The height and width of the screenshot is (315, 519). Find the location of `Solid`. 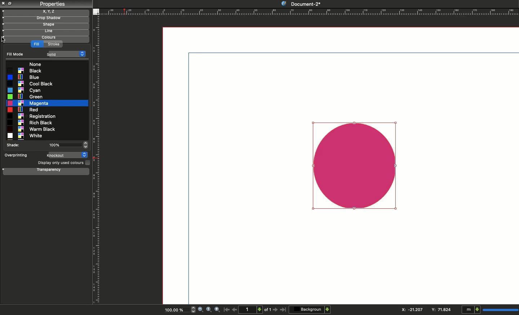

Solid is located at coordinates (66, 54).